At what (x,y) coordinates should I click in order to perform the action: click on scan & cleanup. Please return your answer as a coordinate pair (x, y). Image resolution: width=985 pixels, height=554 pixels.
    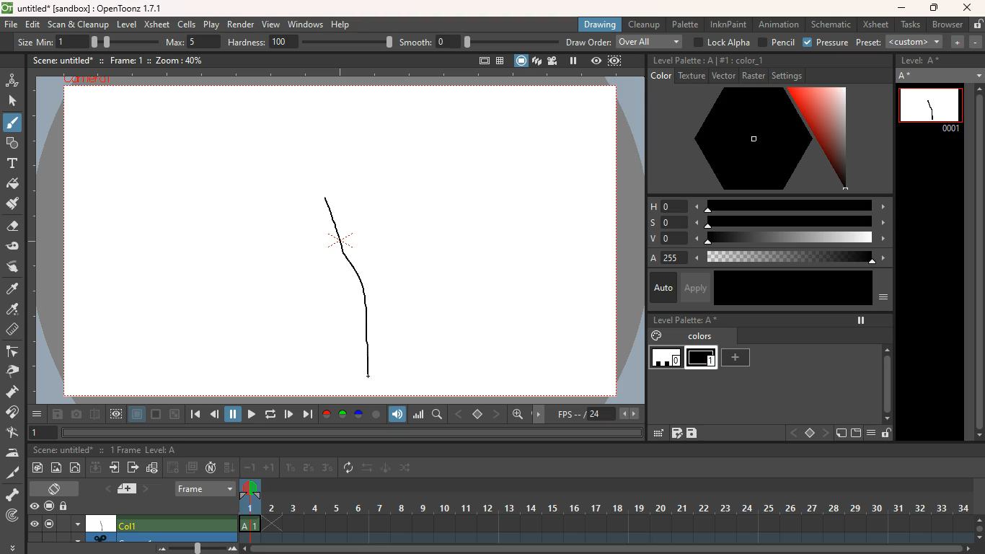
    Looking at the image, I should click on (79, 24).